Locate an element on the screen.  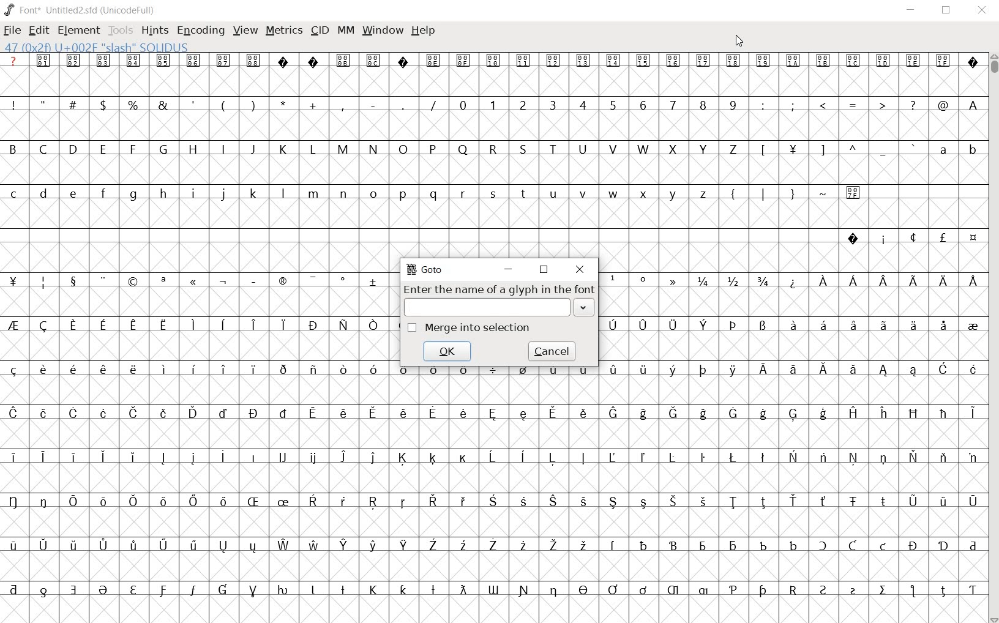
FONT* UNTITLED2.SFD (UNICODEFULL) is located at coordinates (80, 9).